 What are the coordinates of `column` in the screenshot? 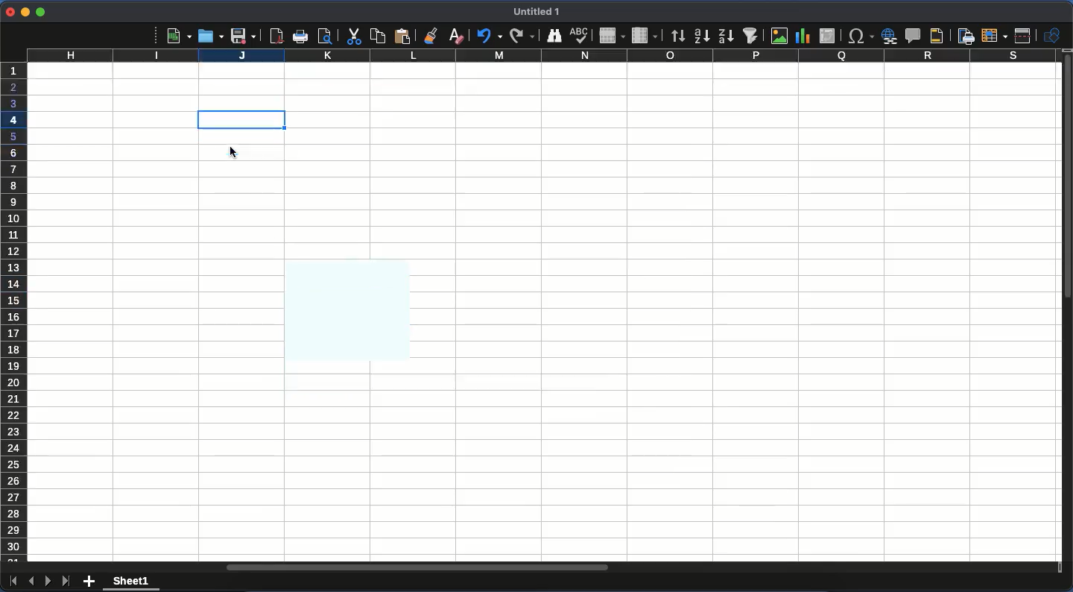 It's located at (540, 56).